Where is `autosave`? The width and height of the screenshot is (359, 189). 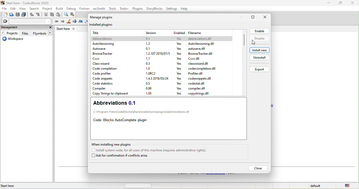
autosave is located at coordinates (104, 49).